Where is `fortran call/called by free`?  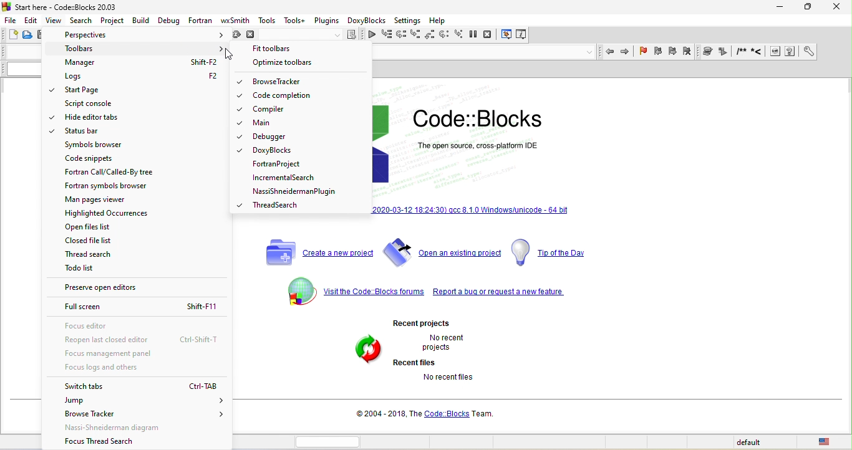 fortran call/called by free is located at coordinates (110, 172).